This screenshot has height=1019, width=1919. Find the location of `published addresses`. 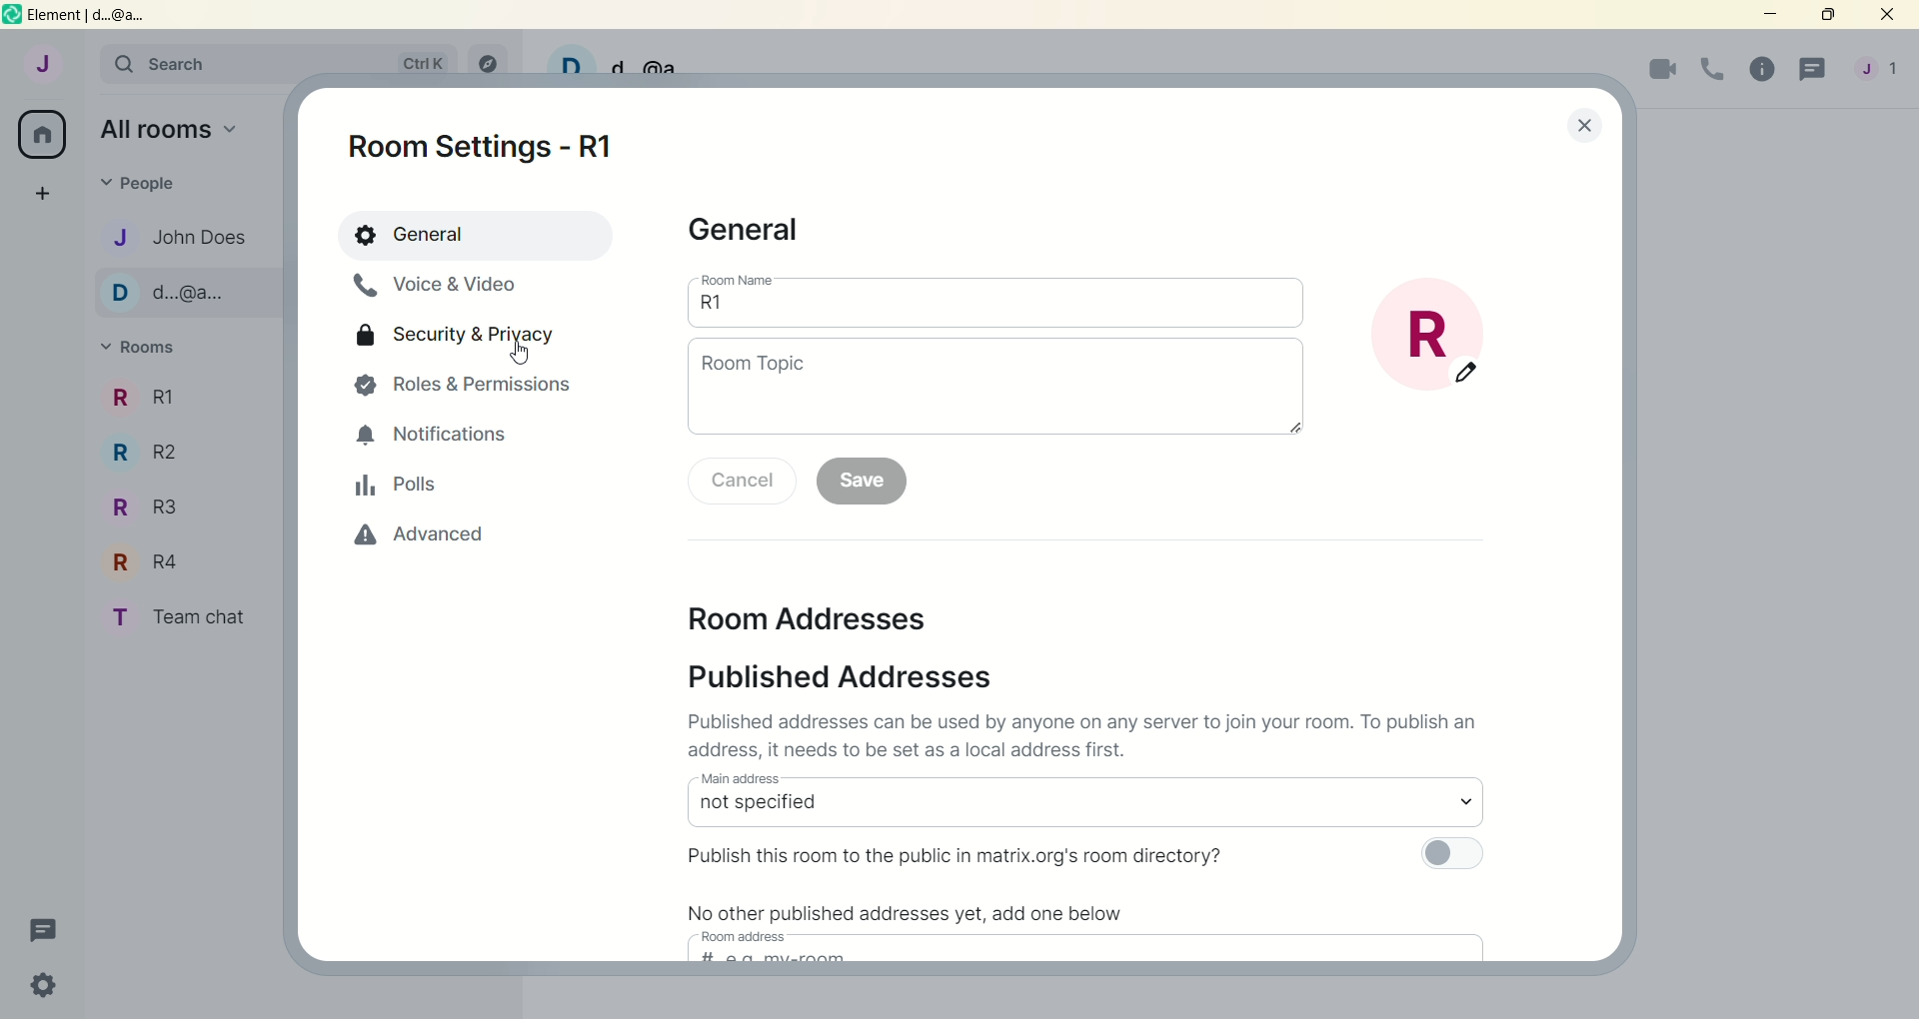

published addresses is located at coordinates (849, 677).